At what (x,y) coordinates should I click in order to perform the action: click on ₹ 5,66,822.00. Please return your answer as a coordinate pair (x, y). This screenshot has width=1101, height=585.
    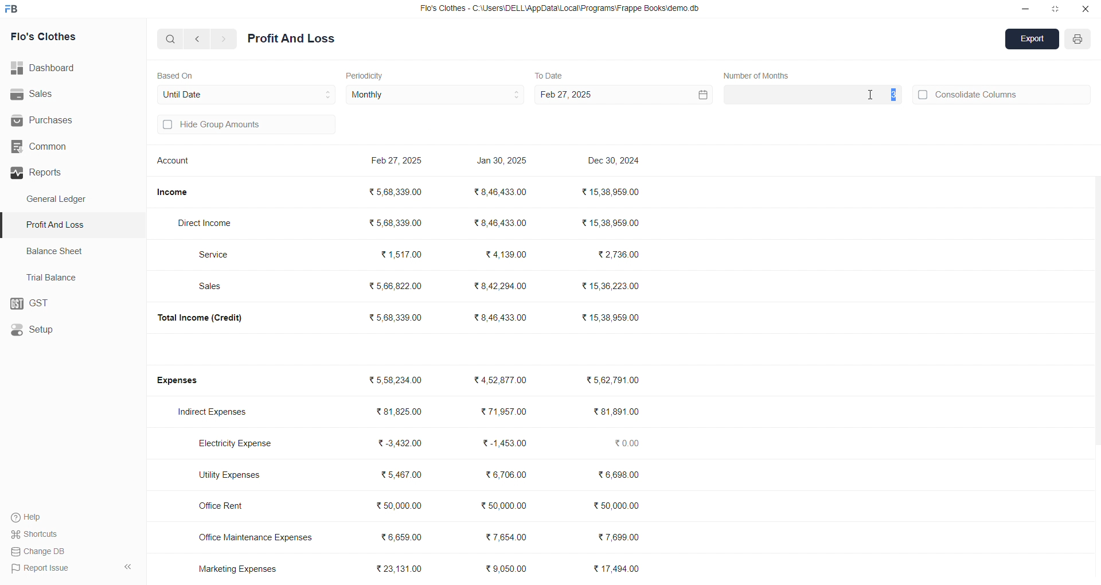
    Looking at the image, I should click on (397, 285).